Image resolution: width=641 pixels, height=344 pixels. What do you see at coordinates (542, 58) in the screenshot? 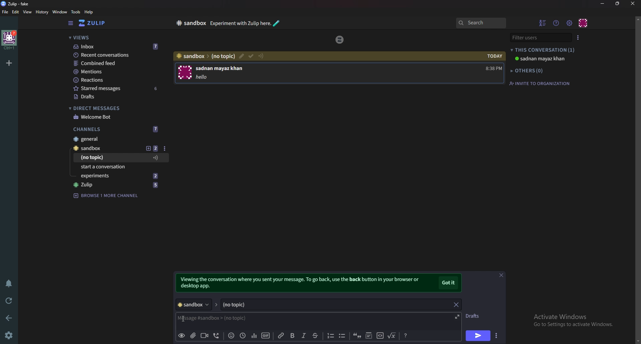
I see `sadnan mayaz khan` at bounding box center [542, 58].